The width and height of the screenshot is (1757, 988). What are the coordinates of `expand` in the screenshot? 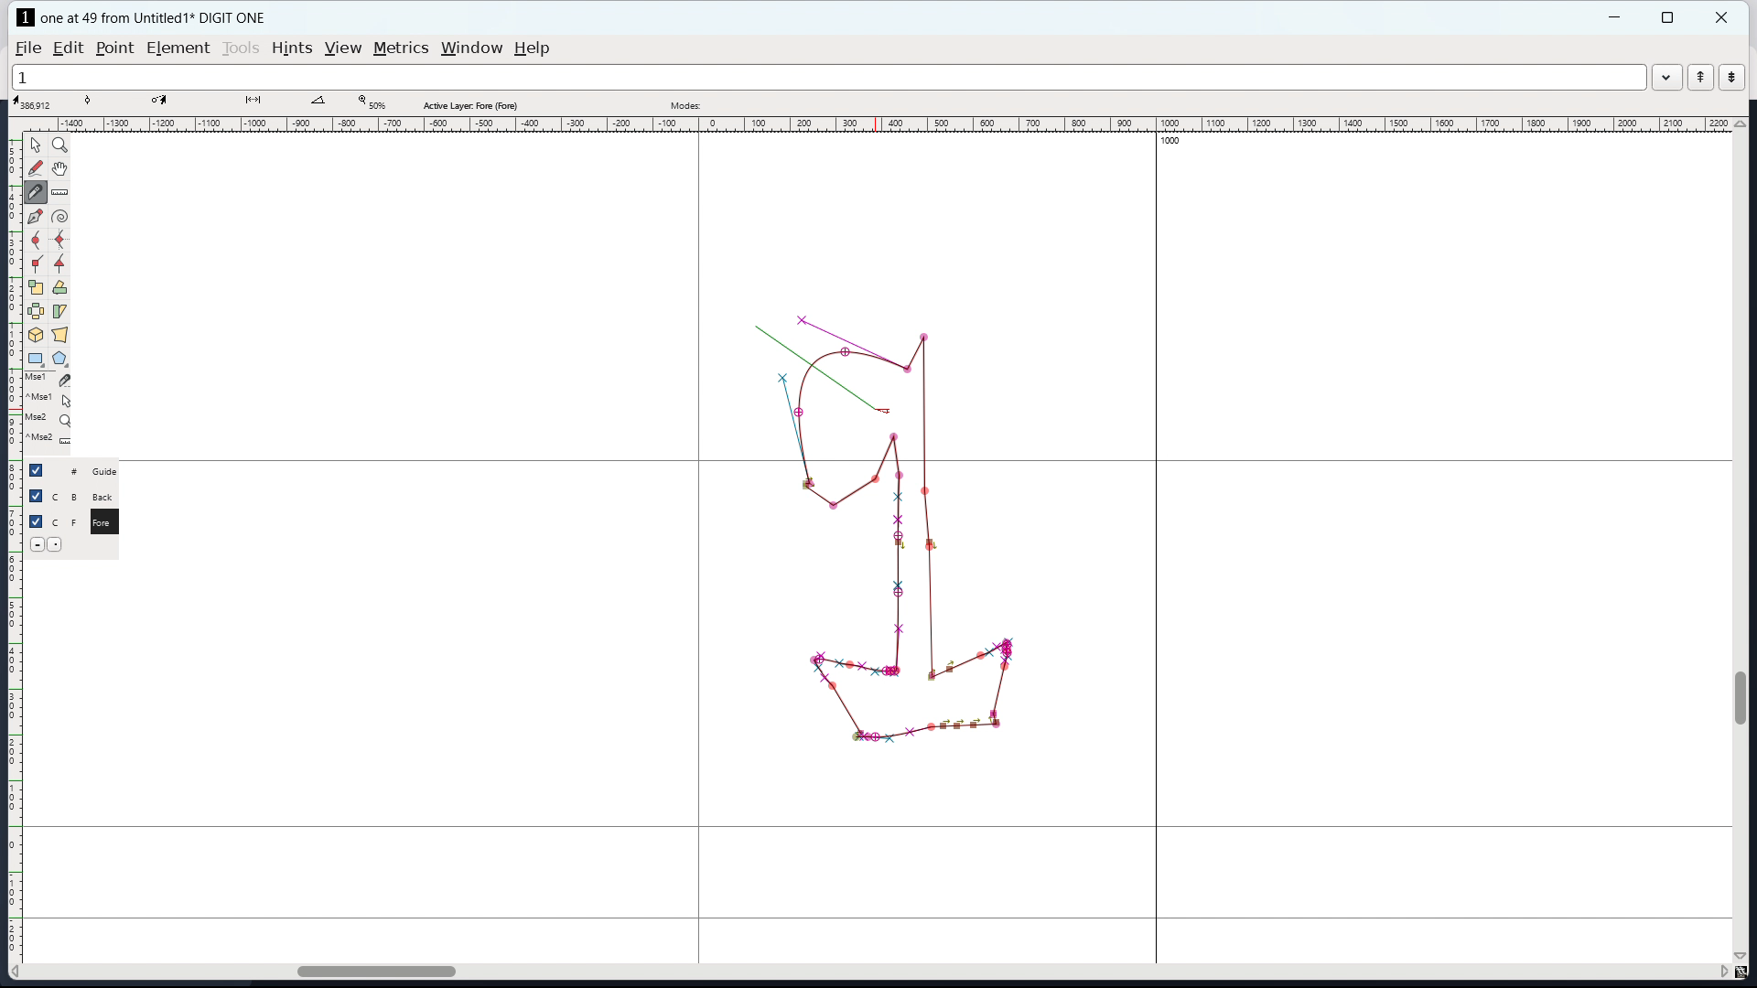 It's located at (1665, 80).